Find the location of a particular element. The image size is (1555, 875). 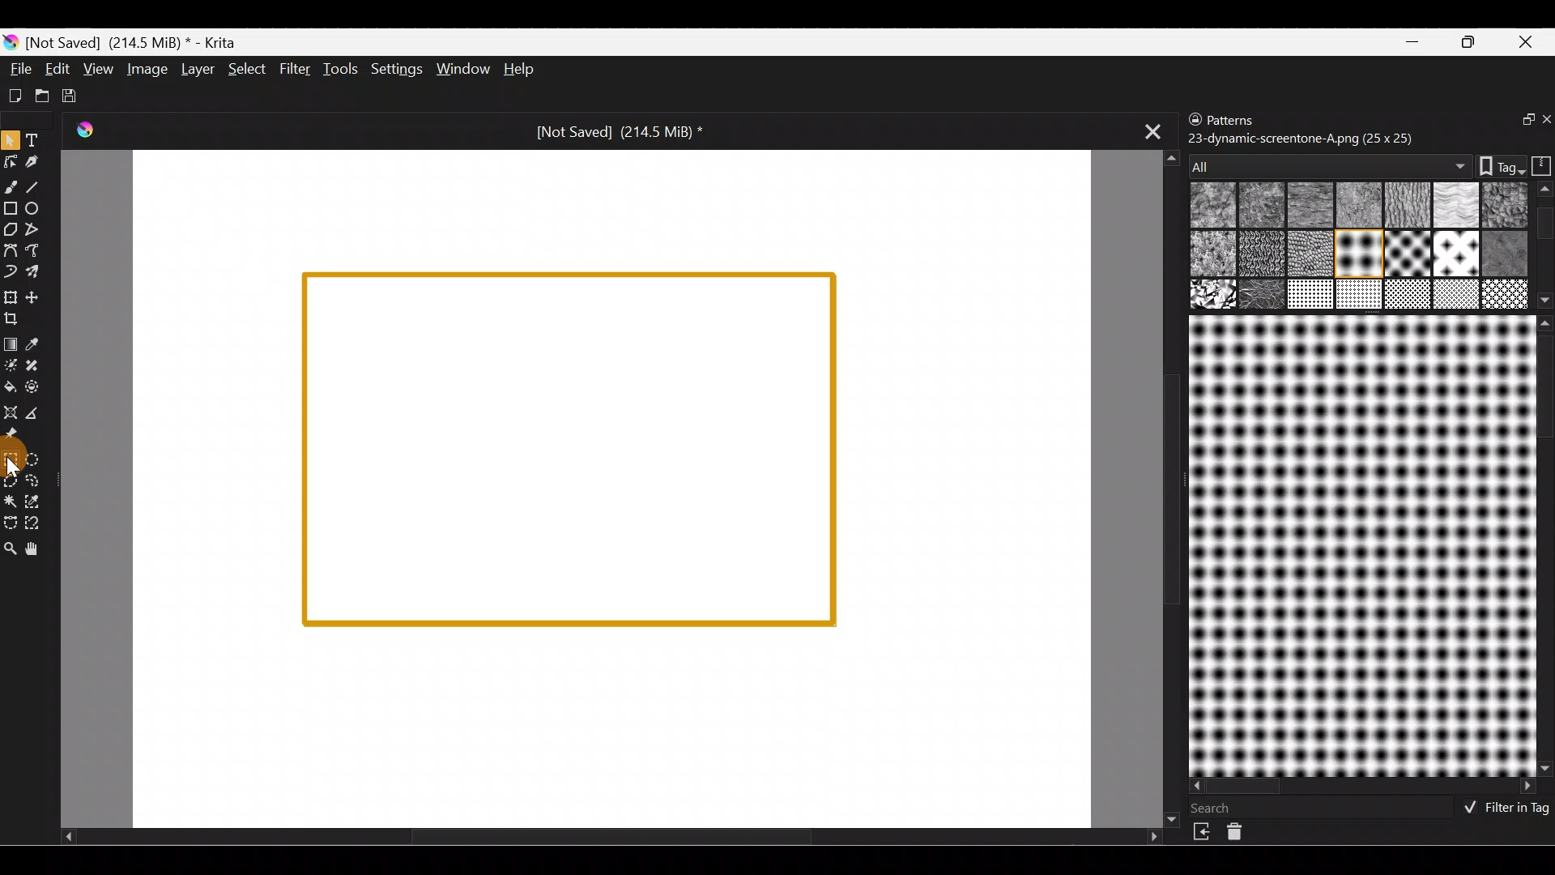

Tools is located at coordinates (339, 70).